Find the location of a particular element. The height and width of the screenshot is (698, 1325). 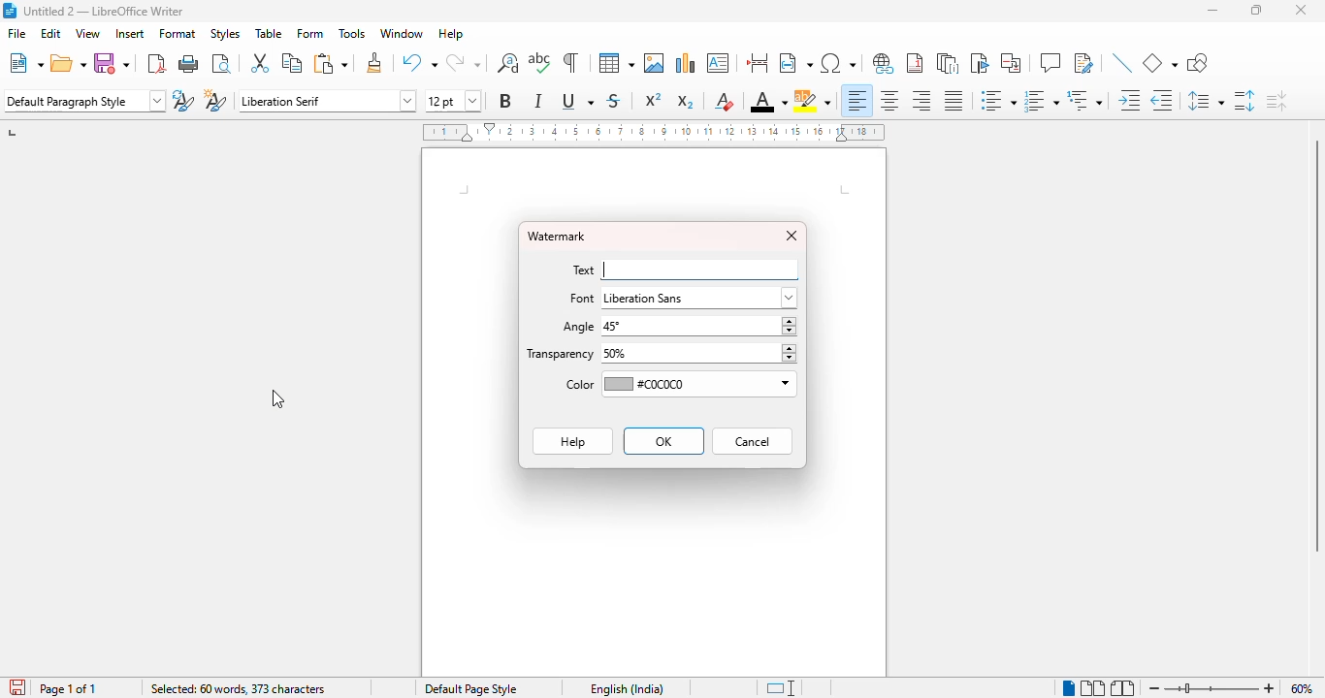

superscript is located at coordinates (653, 99).